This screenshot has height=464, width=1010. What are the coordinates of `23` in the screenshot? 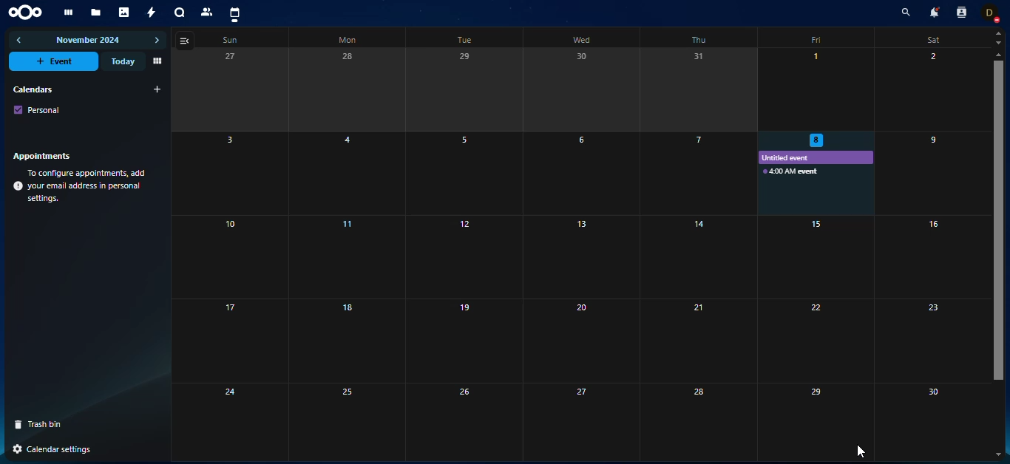 It's located at (933, 341).